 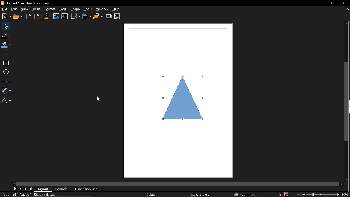 I want to click on Insert image, so click(x=65, y=16).